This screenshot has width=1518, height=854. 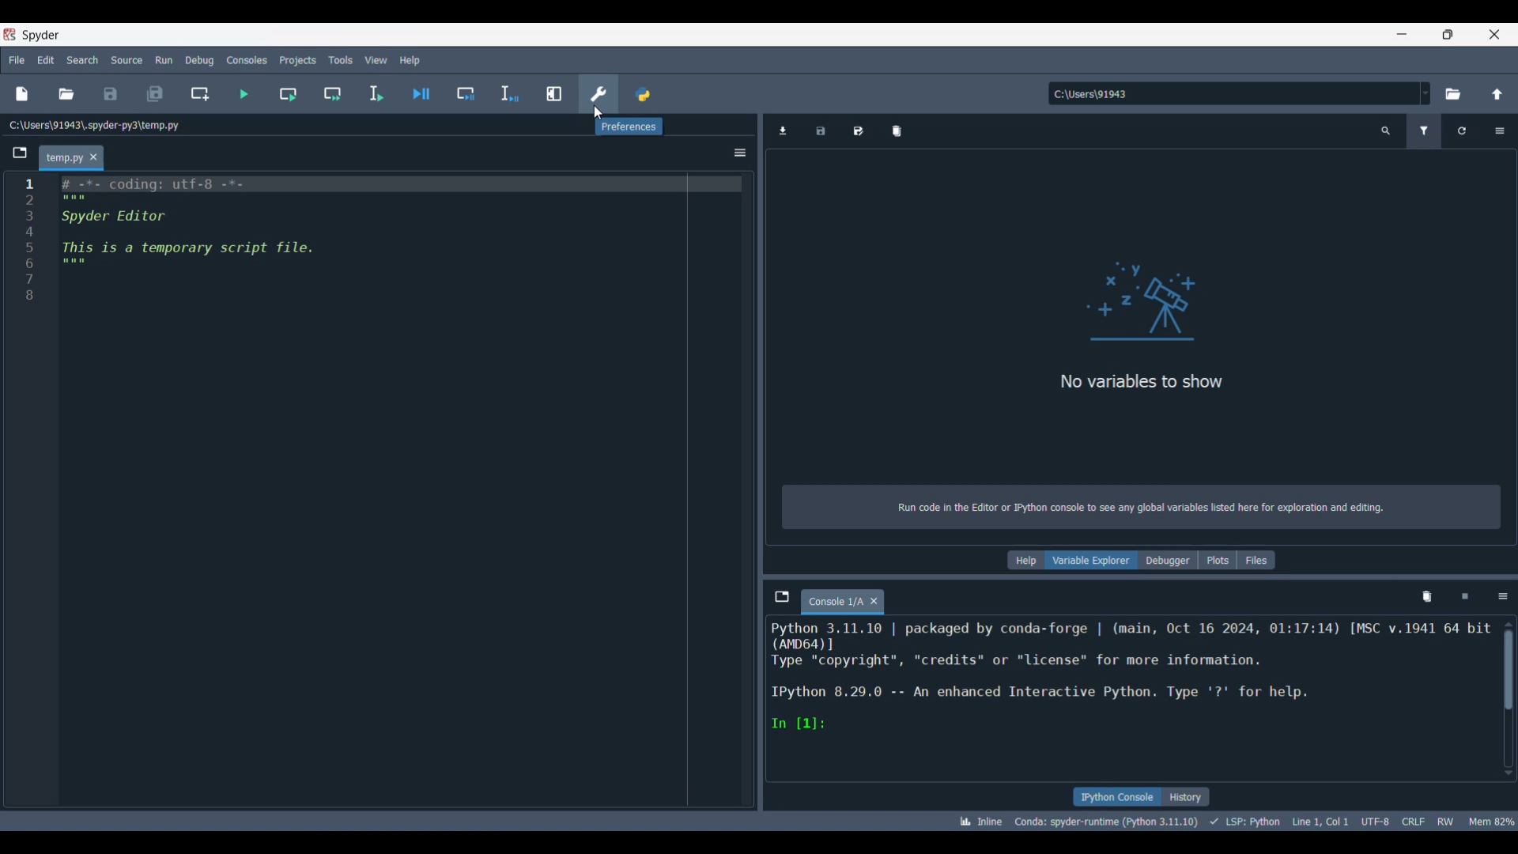 What do you see at coordinates (629, 126) in the screenshot?
I see `Description of current selection` at bounding box center [629, 126].